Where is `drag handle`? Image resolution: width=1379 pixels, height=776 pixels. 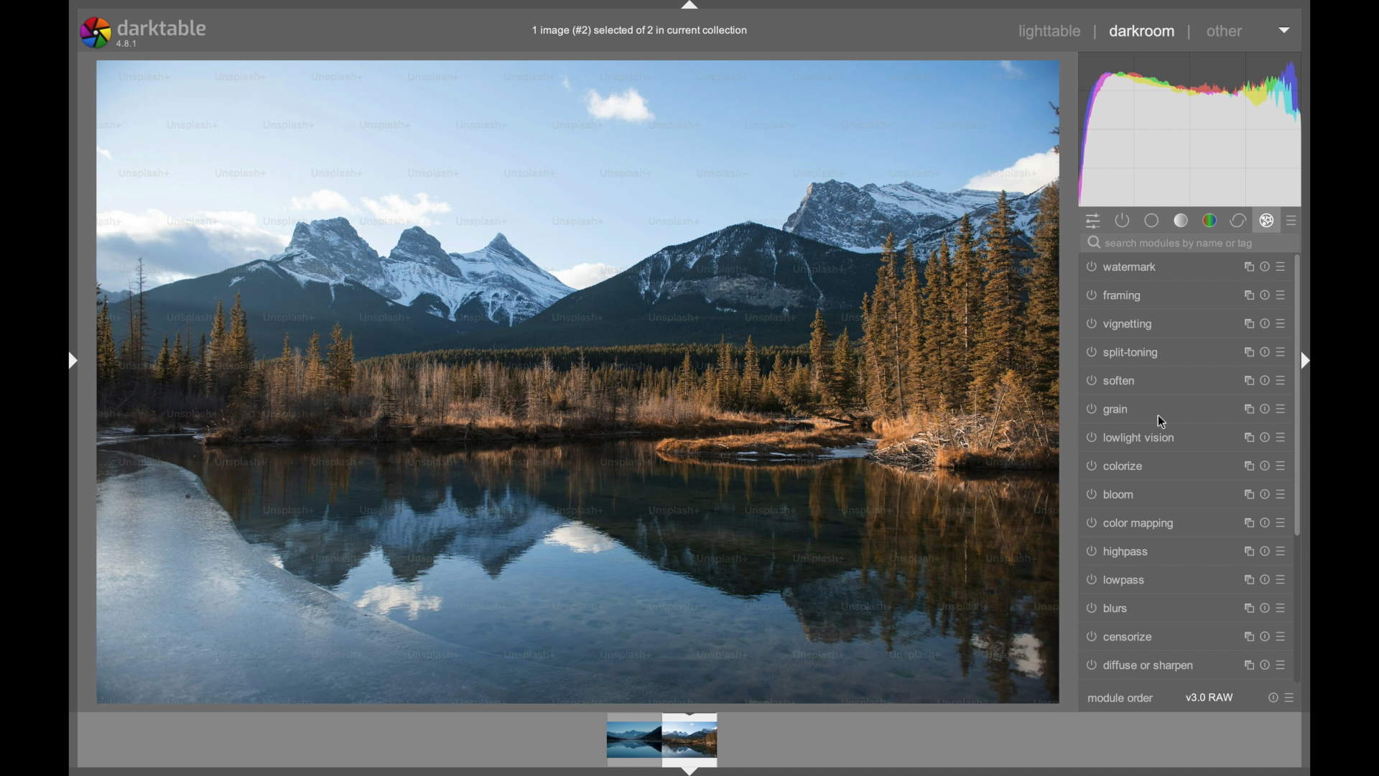 drag handle is located at coordinates (1306, 361).